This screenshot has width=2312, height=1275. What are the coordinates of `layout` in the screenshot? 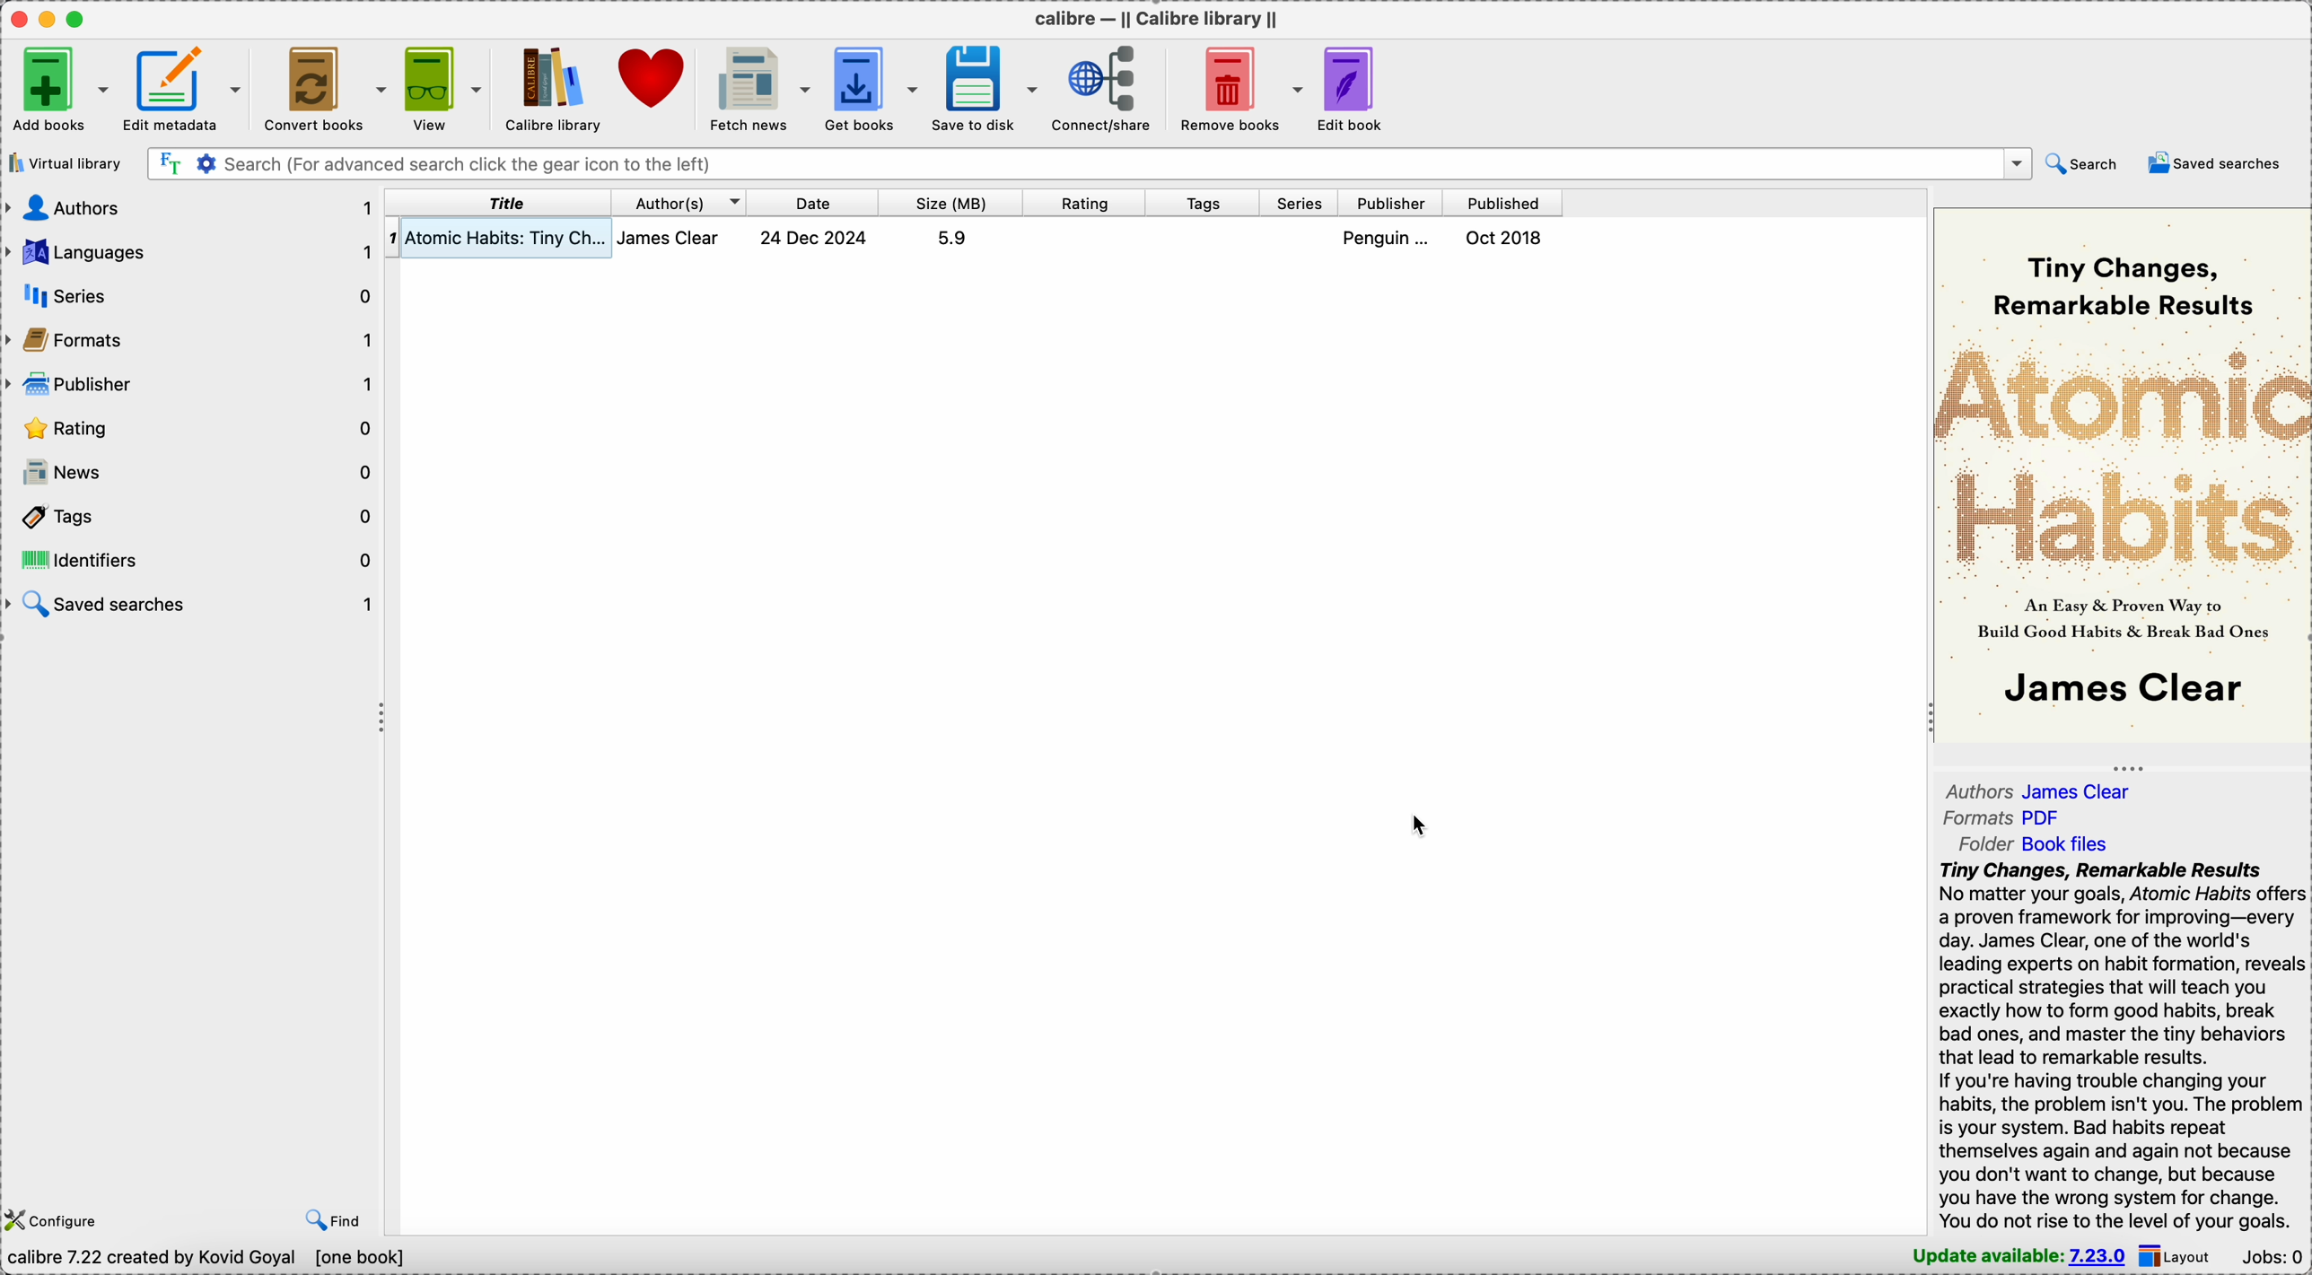 It's located at (2181, 1255).